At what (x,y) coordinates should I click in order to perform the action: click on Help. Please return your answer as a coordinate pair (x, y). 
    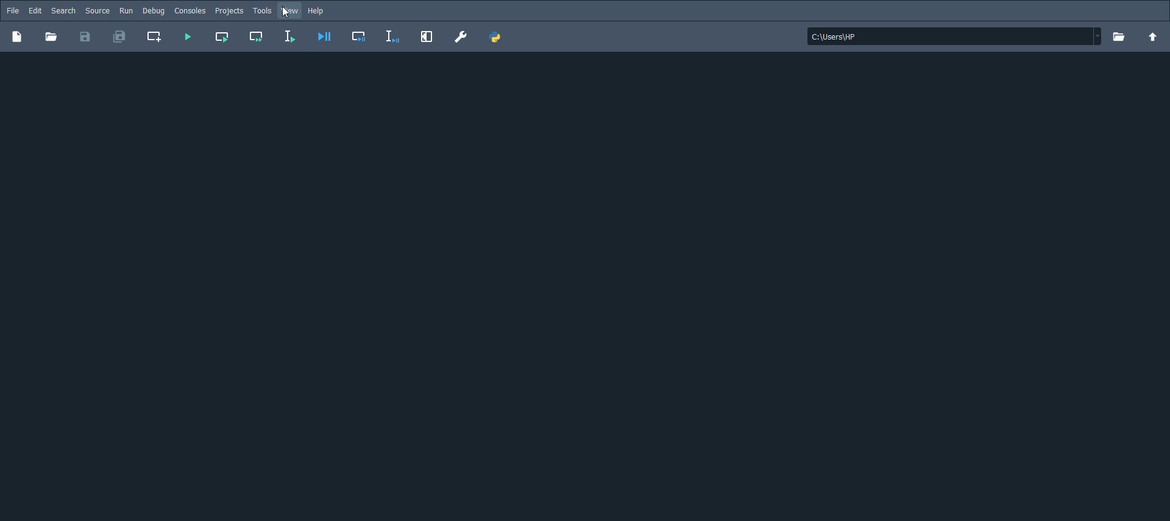
    Looking at the image, I should click on (319, 12).